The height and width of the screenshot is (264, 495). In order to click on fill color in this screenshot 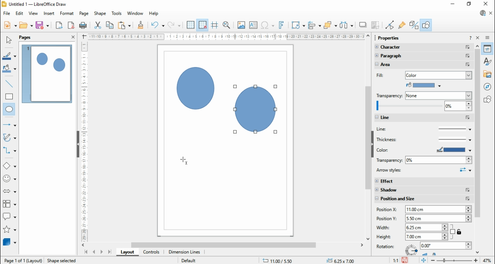, I will do `click(382, 76)`.